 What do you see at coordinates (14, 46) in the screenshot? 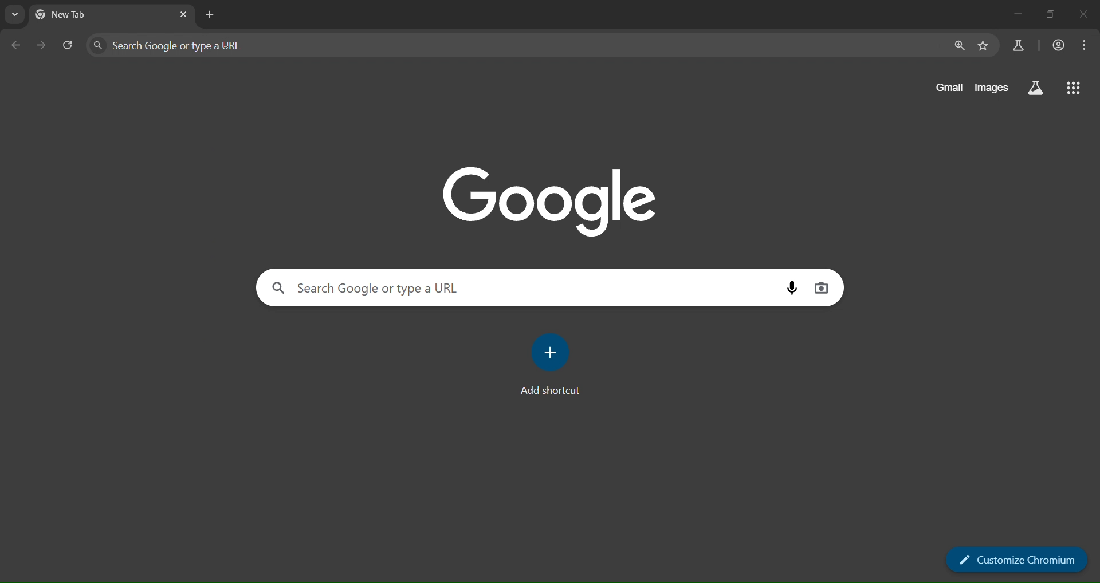
I see `go back one page` at bounding box center [14, 46].